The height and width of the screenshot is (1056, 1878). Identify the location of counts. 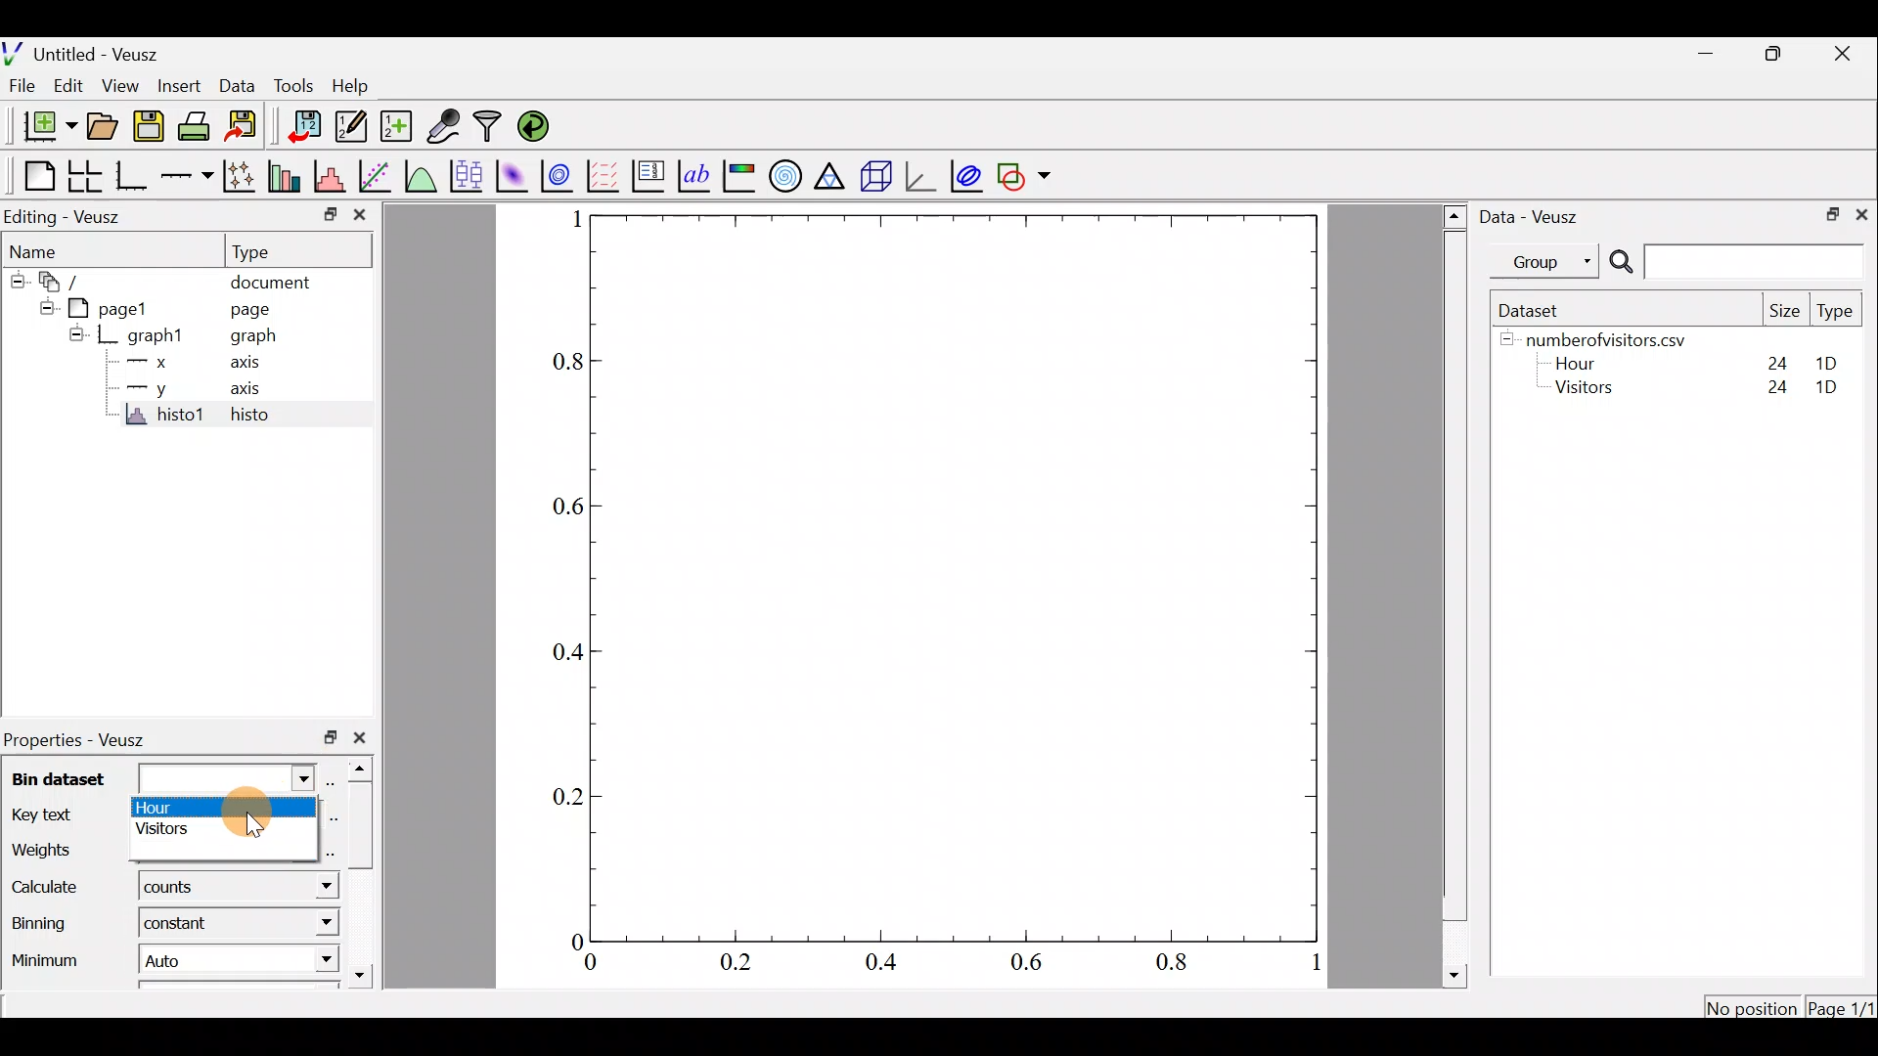
(175, 890).